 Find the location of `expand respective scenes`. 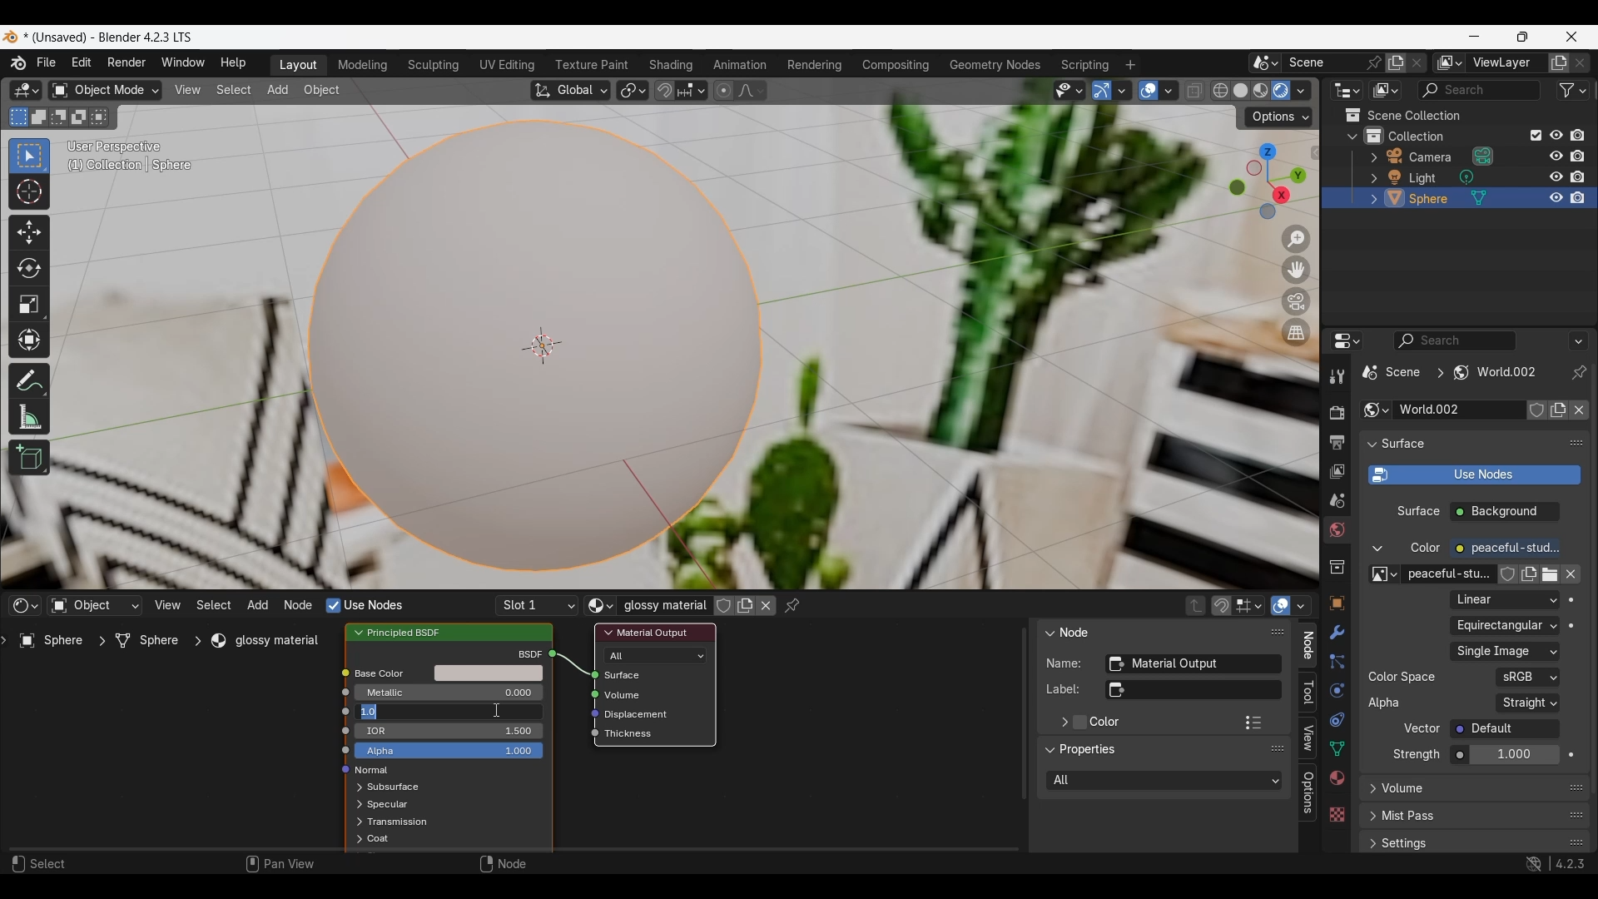

expand respective scenes is located at coordinates (356, 822).